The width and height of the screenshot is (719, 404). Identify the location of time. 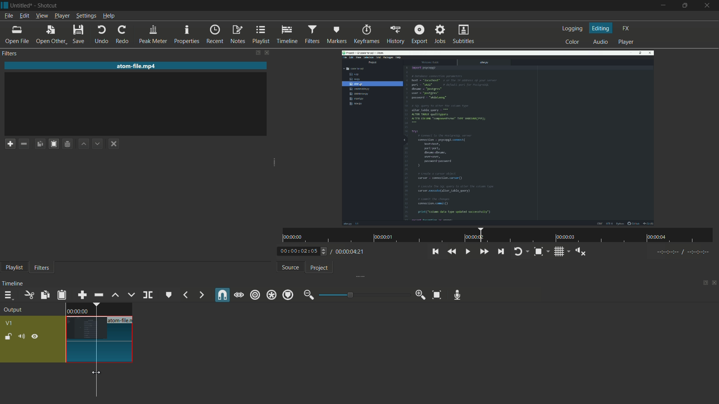
(496, 236).